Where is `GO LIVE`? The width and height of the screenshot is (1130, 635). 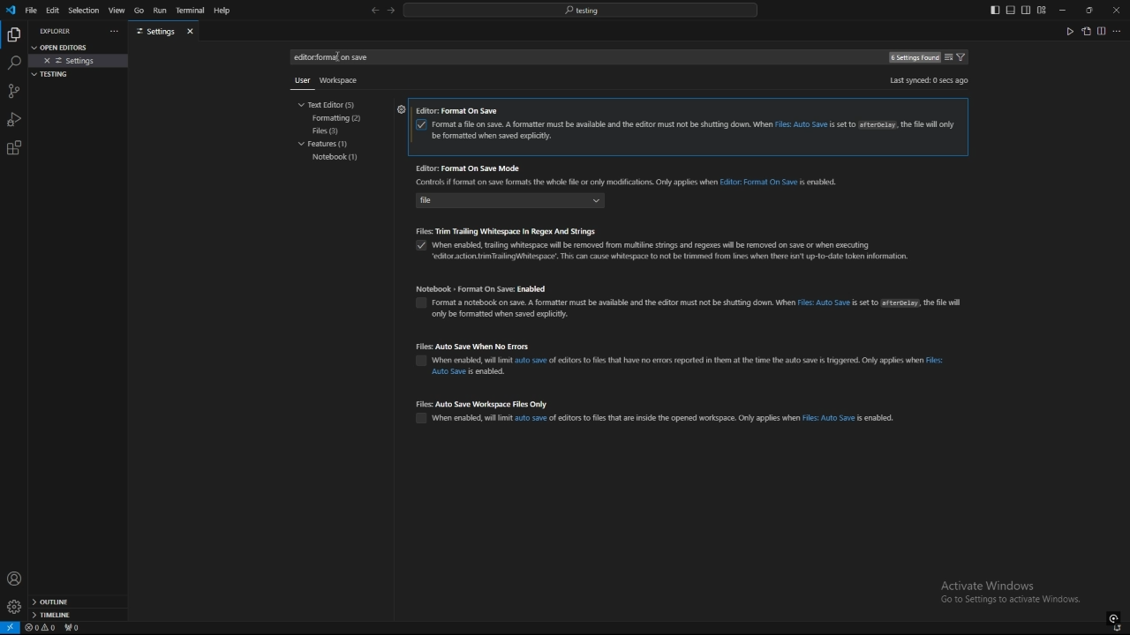
GO LIVE is located at coordinates (1114, 617).